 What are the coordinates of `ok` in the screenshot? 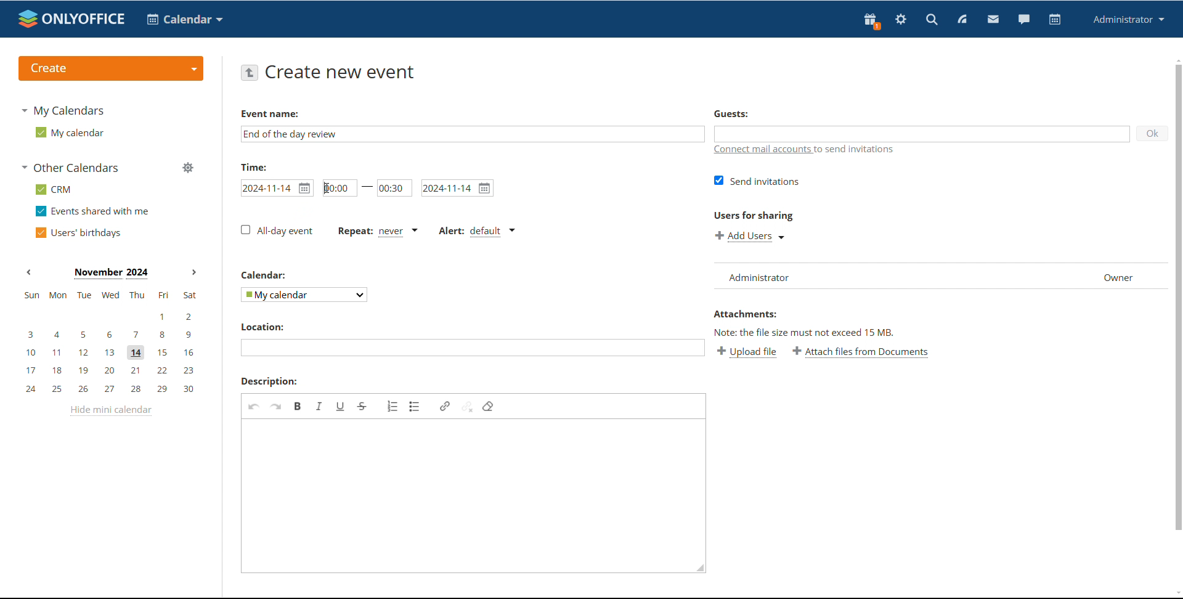 It's located at (1152, 133).